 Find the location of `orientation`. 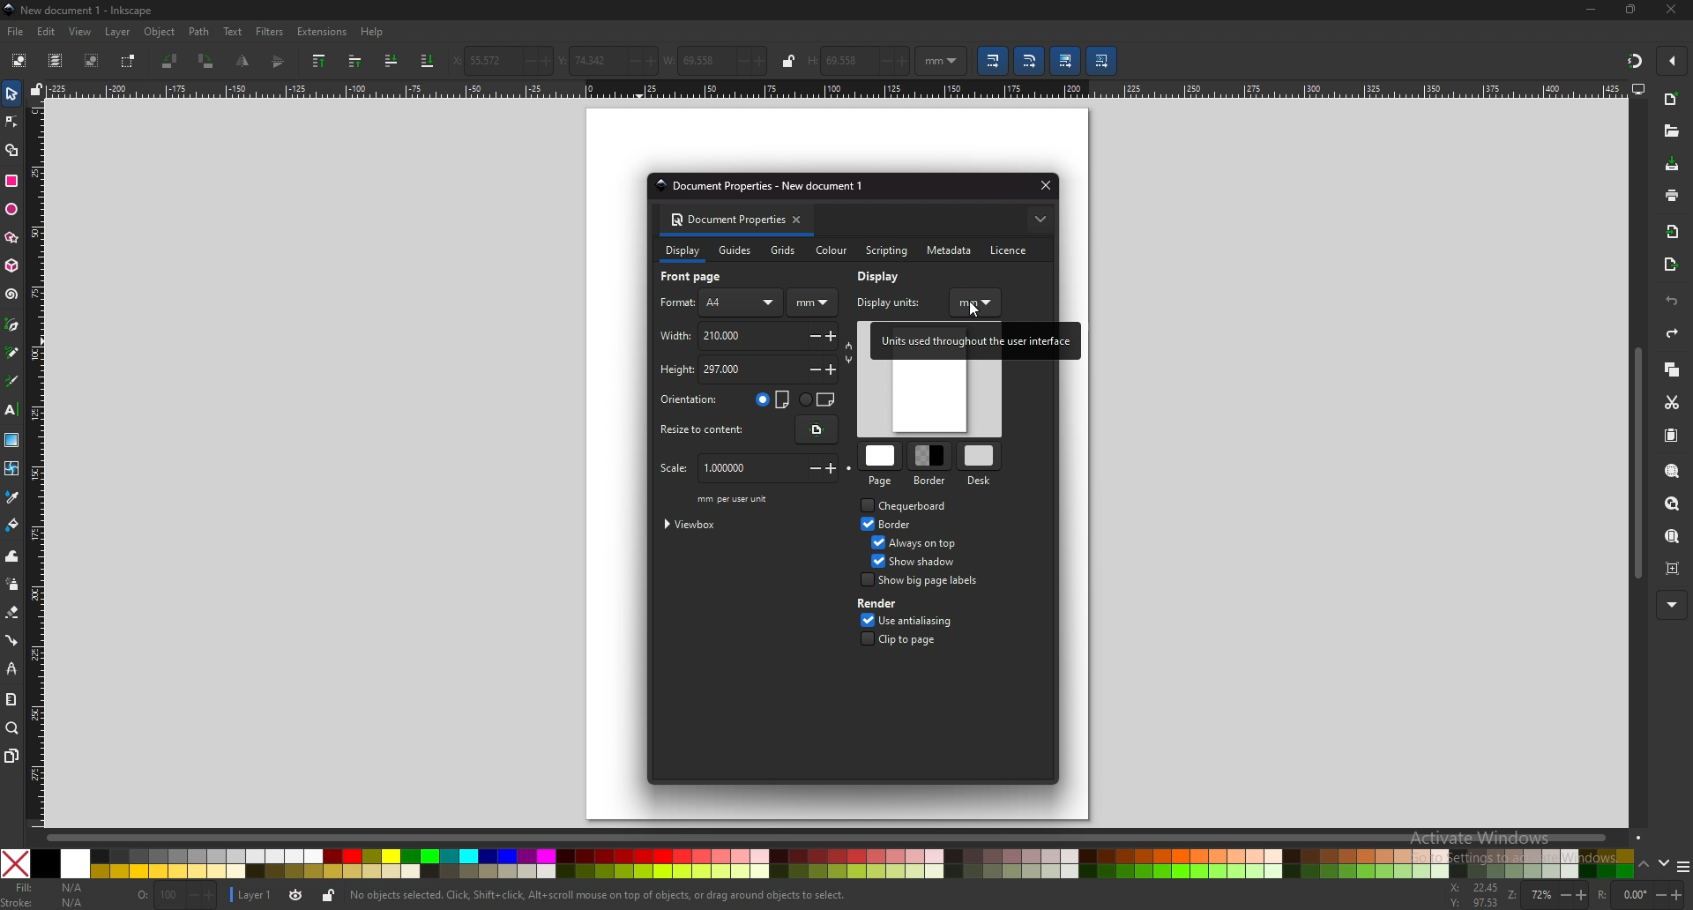

orientation is located at coordinates (693, 400).